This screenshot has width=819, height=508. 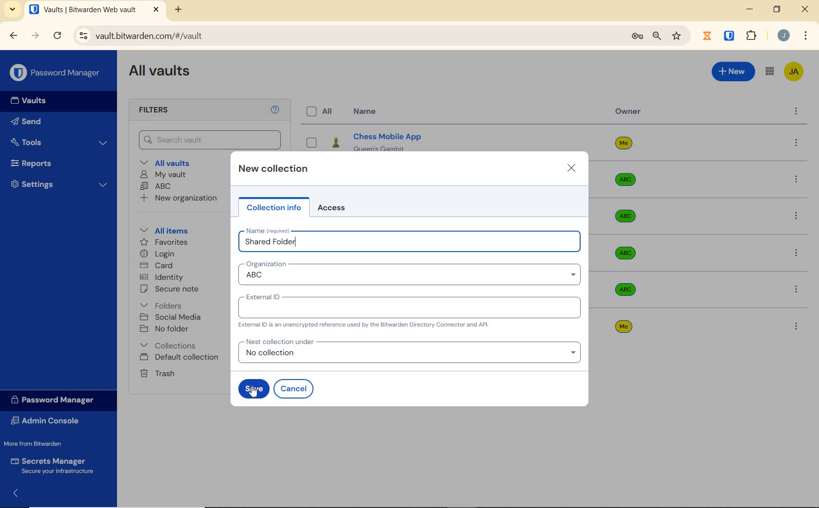 I want to click on My Vault, so click(x=166, y=175).